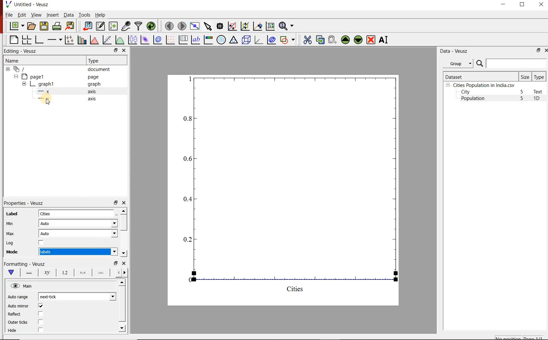 Image resolution: width=548 pixels, height=340 pixels. What do you see at coordinates (207, 26) in the screenshot?
I see `select items from the graph or scroll` at bounding box center [207, 26].